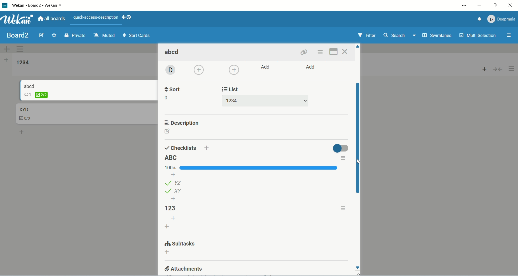  Describe the element at coordinates (23, 109) in the screenshot. I see `card title` at that location.